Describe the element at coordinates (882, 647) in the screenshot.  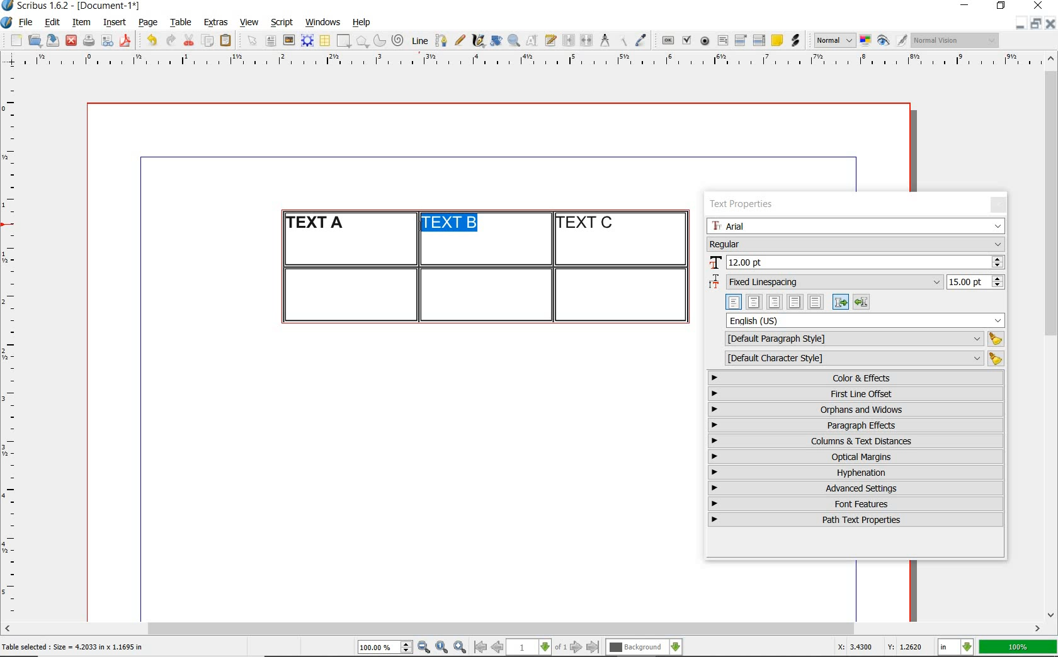
I see `X: 3.4300 Y: 1.2620` at that location.